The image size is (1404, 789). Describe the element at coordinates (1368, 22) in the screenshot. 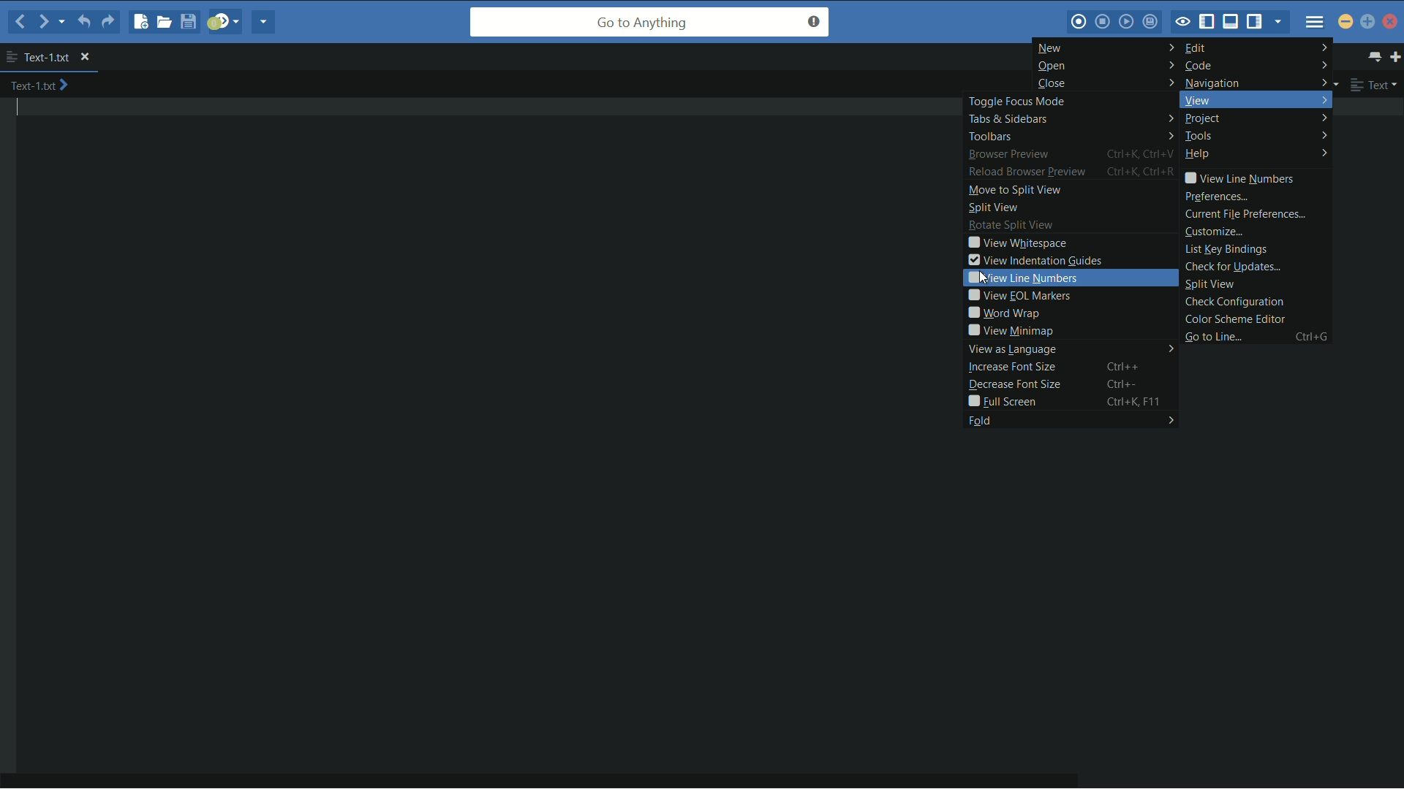

I see `maximize` at that location.